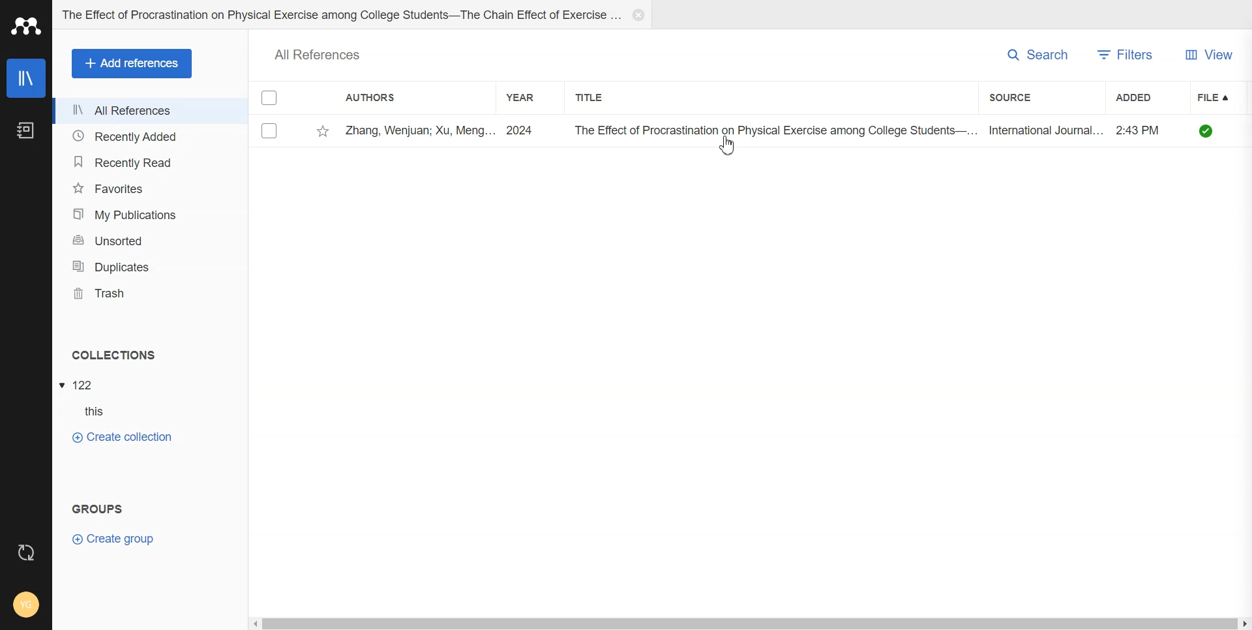  Describe the element at coordinates (639, 16) in the screenshot. I see `Close` at that location.